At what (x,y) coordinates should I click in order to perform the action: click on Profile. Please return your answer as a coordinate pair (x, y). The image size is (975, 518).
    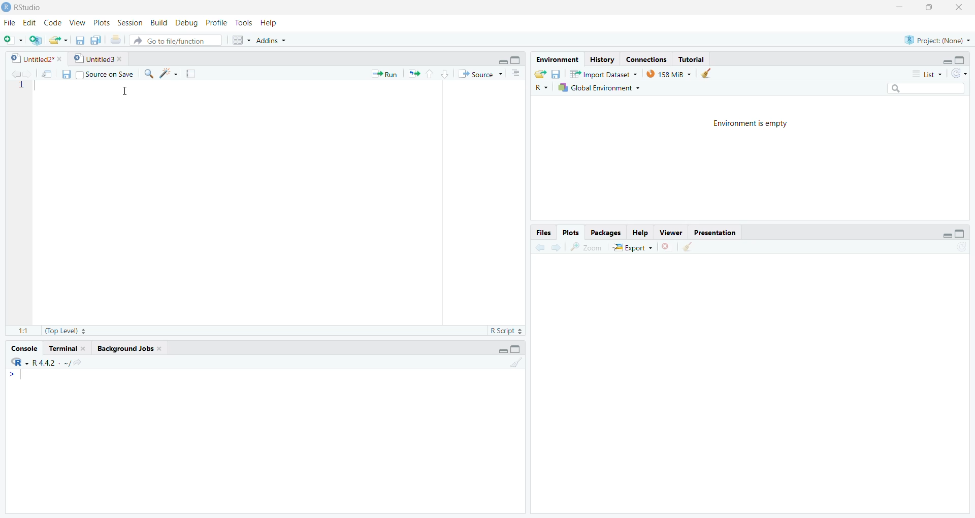
    Looking at the image, I should click on (215, 22).